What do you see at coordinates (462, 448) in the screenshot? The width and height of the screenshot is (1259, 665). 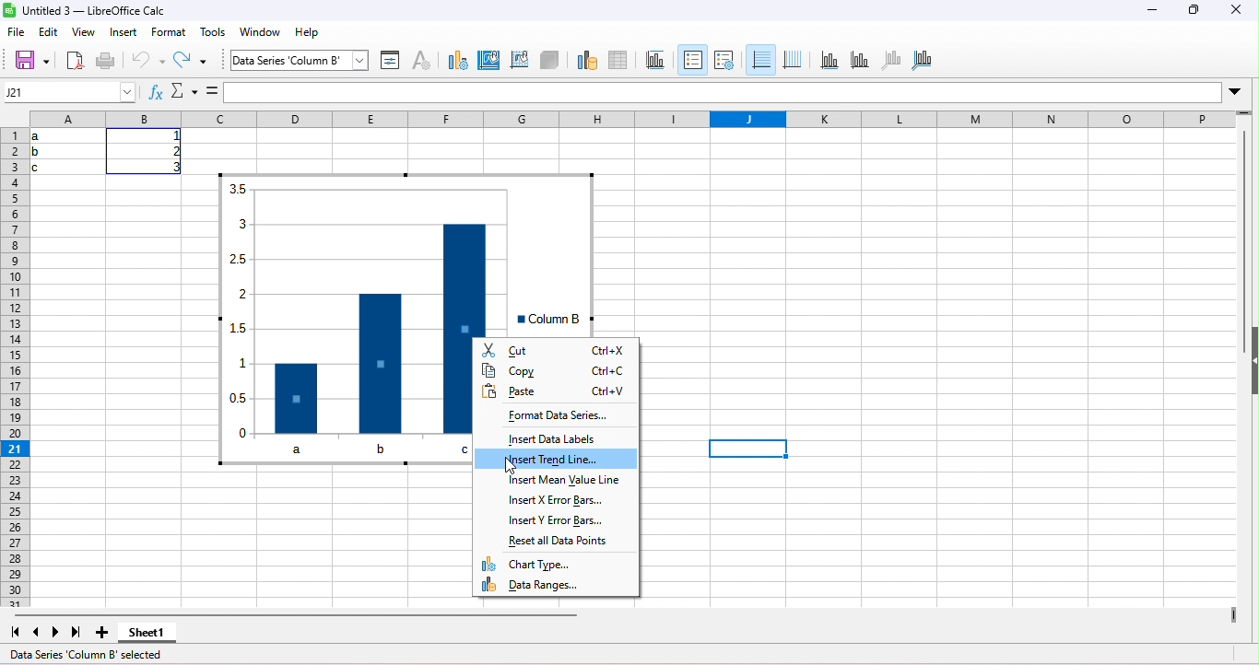 I see `c` at bounding box center [462, 448].